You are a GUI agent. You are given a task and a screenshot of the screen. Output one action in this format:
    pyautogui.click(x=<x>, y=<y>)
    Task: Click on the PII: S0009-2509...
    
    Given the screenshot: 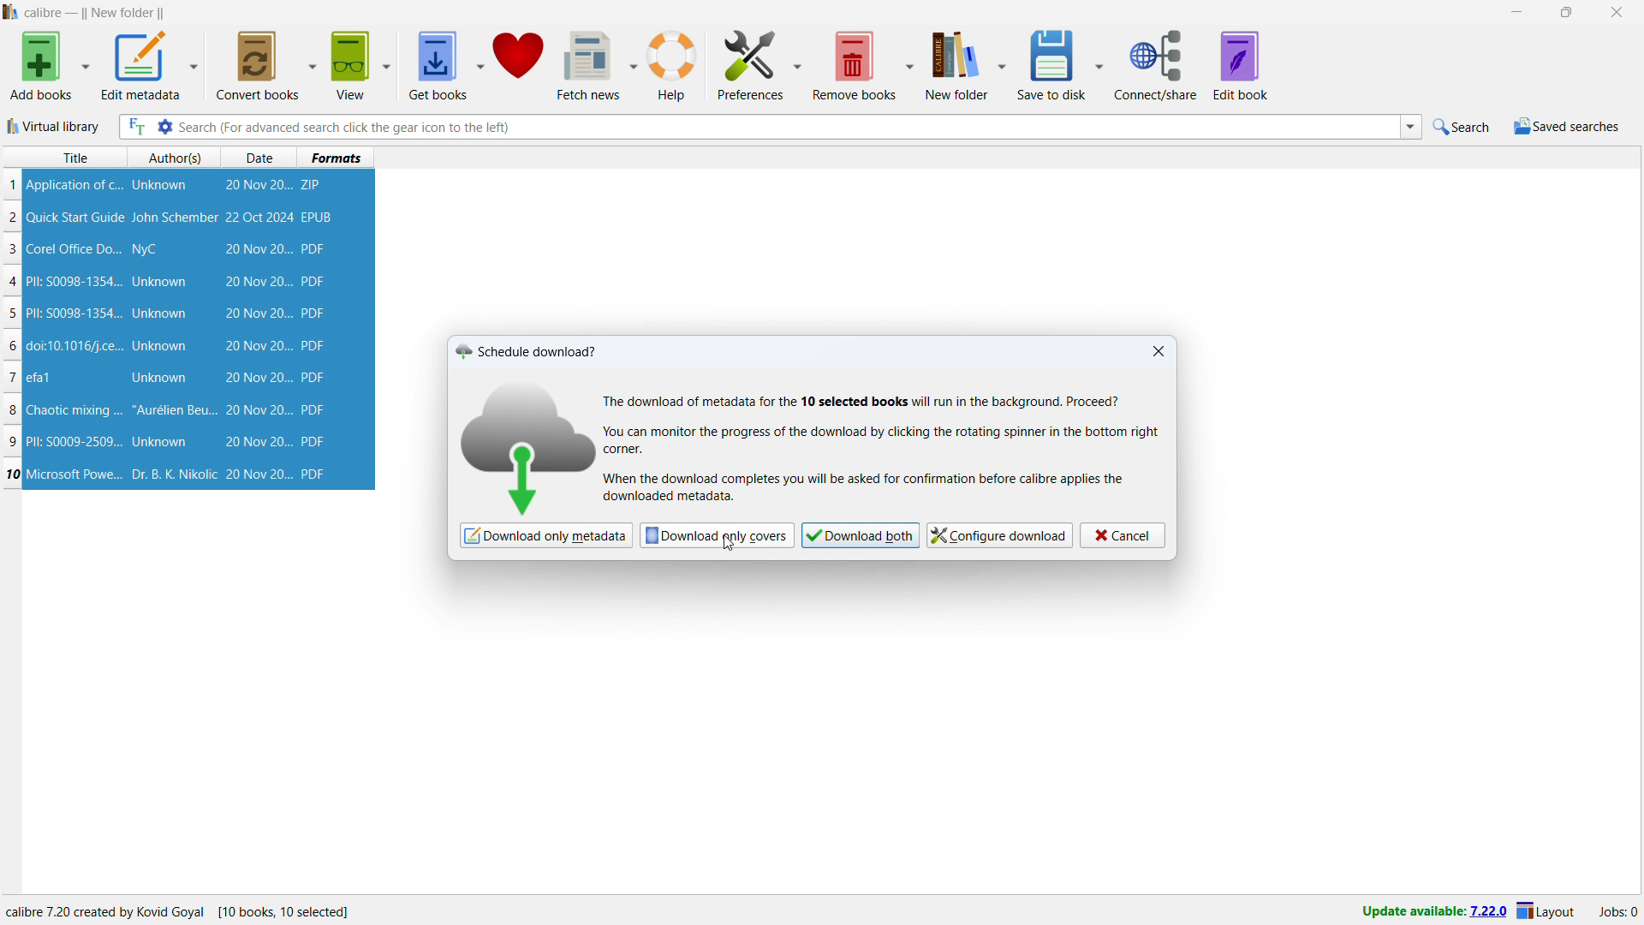 What is the action you would take?
    pyautogui.click(x=76, y=440)
    